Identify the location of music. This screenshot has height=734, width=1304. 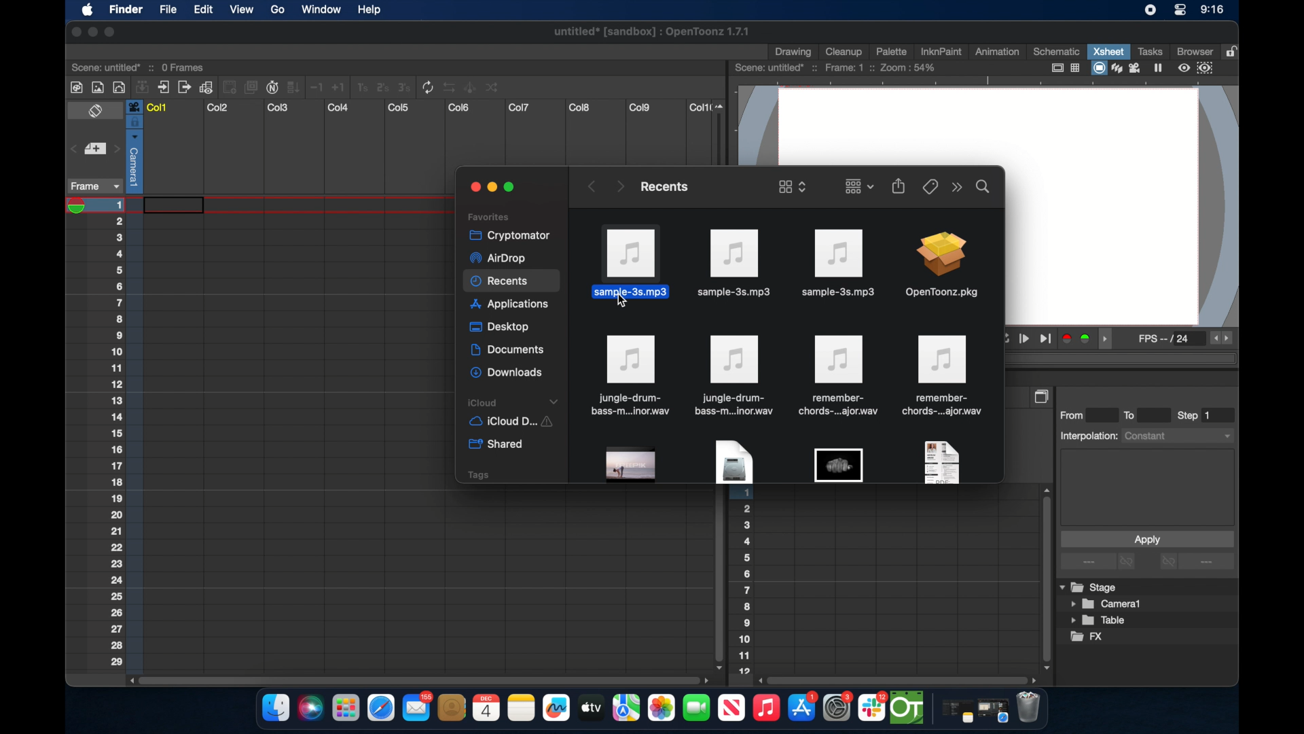
(765, 708).